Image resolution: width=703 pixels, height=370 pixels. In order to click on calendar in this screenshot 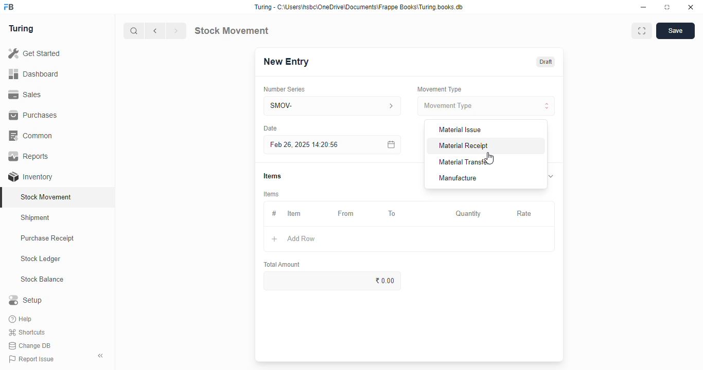, I will do `click(390, 144)`.